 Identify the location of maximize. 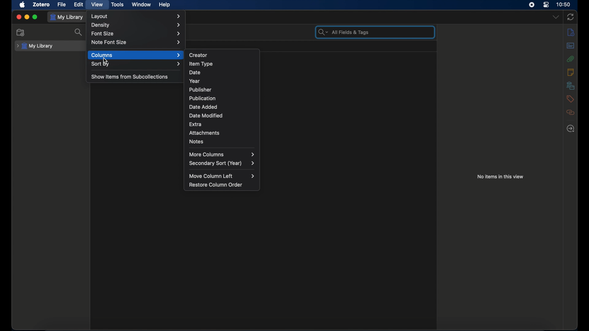
(35, 17).